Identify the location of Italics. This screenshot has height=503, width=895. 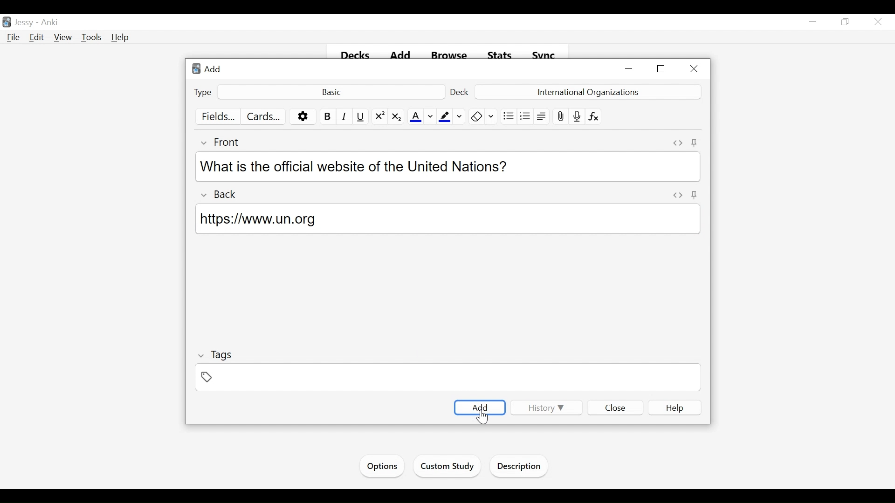
(344, 116).